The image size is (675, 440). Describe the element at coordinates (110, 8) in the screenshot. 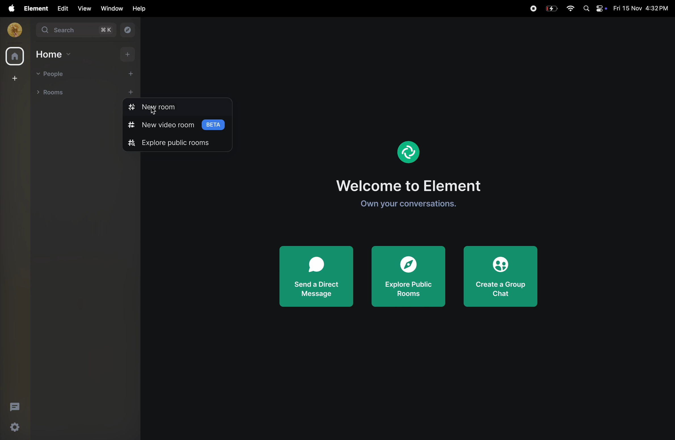

I see `window` at that location.